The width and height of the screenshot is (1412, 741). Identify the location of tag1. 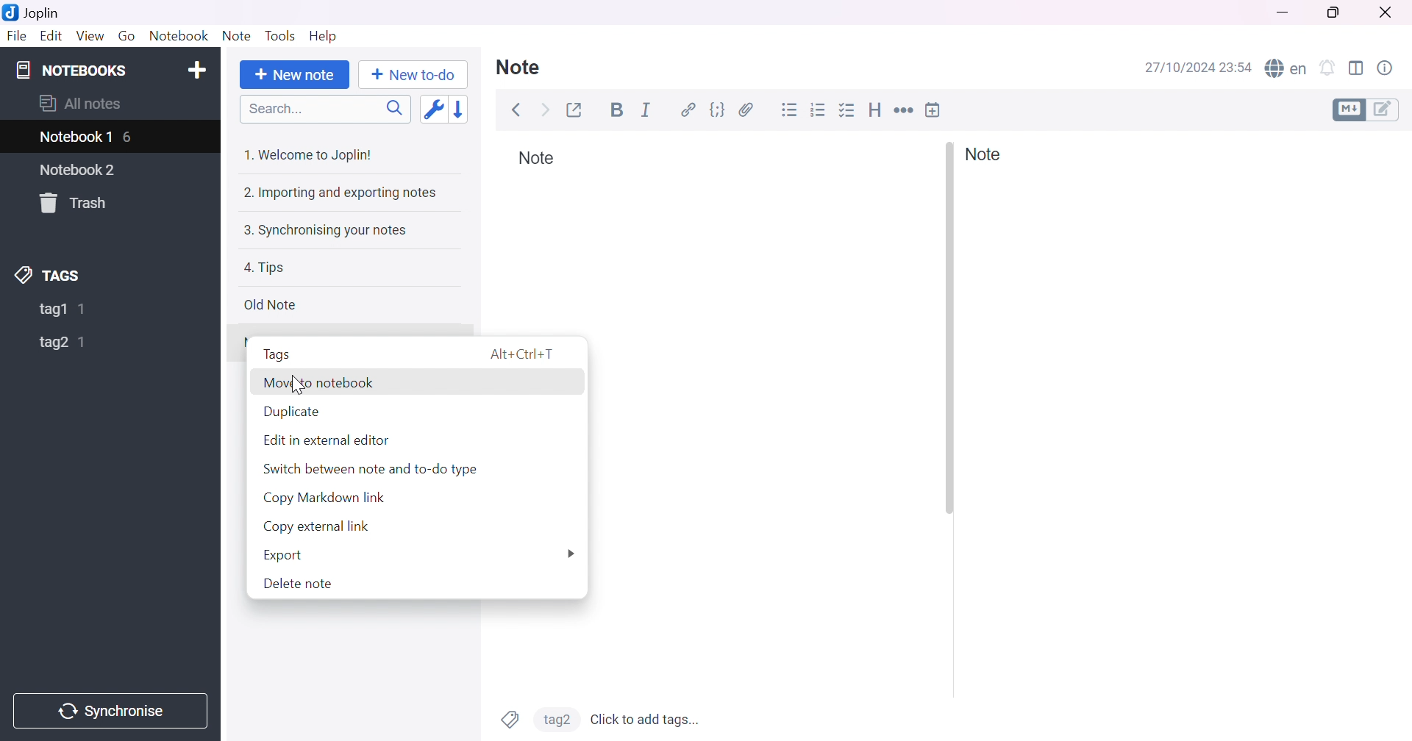
(51, 310).